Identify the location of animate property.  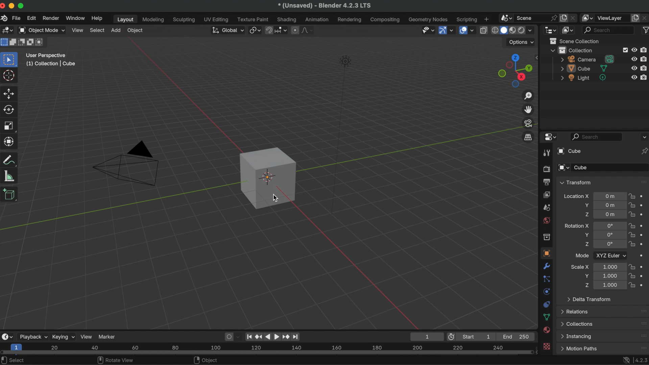
(644, 205).